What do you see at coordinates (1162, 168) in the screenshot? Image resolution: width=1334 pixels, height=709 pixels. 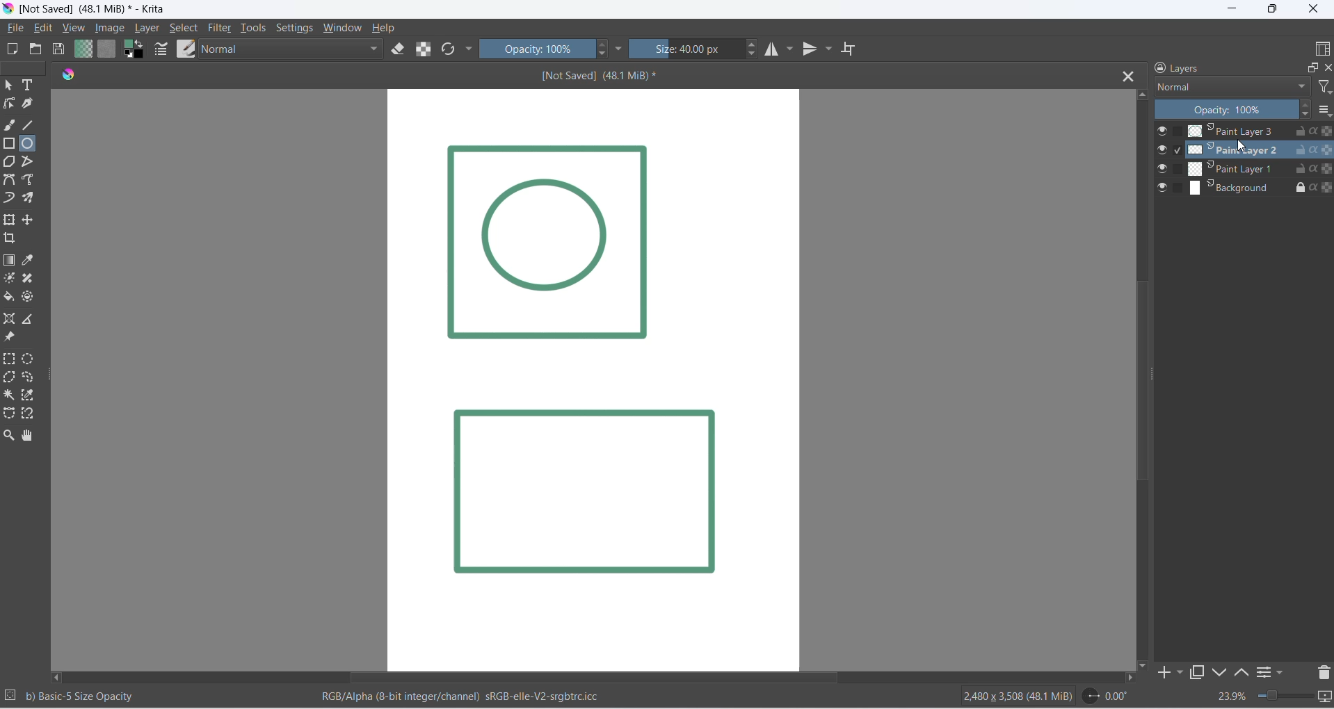 I see `visibilty` at bounding box center [1162, 168].